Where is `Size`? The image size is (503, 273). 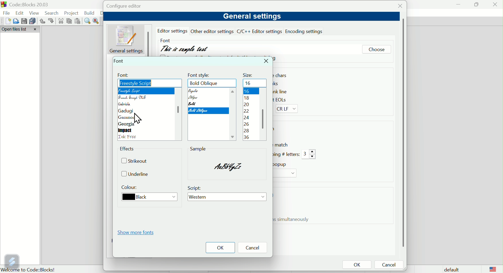
Size is located at coordinates (249, 74).